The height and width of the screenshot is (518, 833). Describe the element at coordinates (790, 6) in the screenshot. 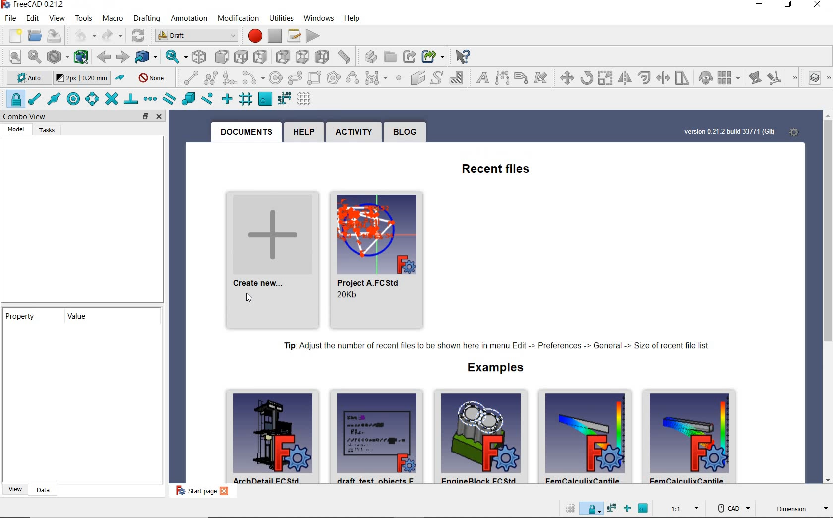

I see `restore down` at that location.